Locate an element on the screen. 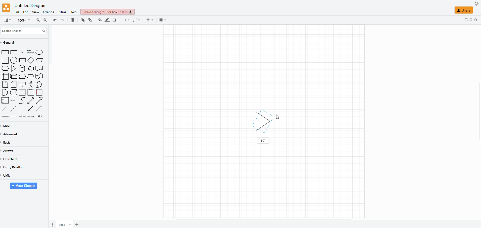  Rectangle is located at coordinates (5, 60).